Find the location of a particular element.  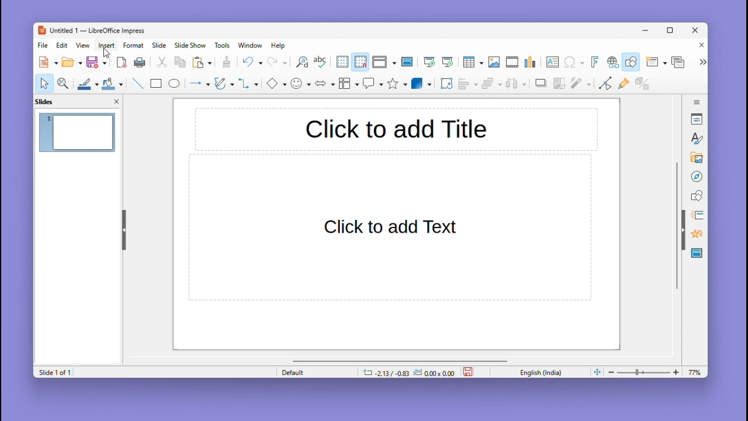

Selection tool is located at coordinates (44, 83).